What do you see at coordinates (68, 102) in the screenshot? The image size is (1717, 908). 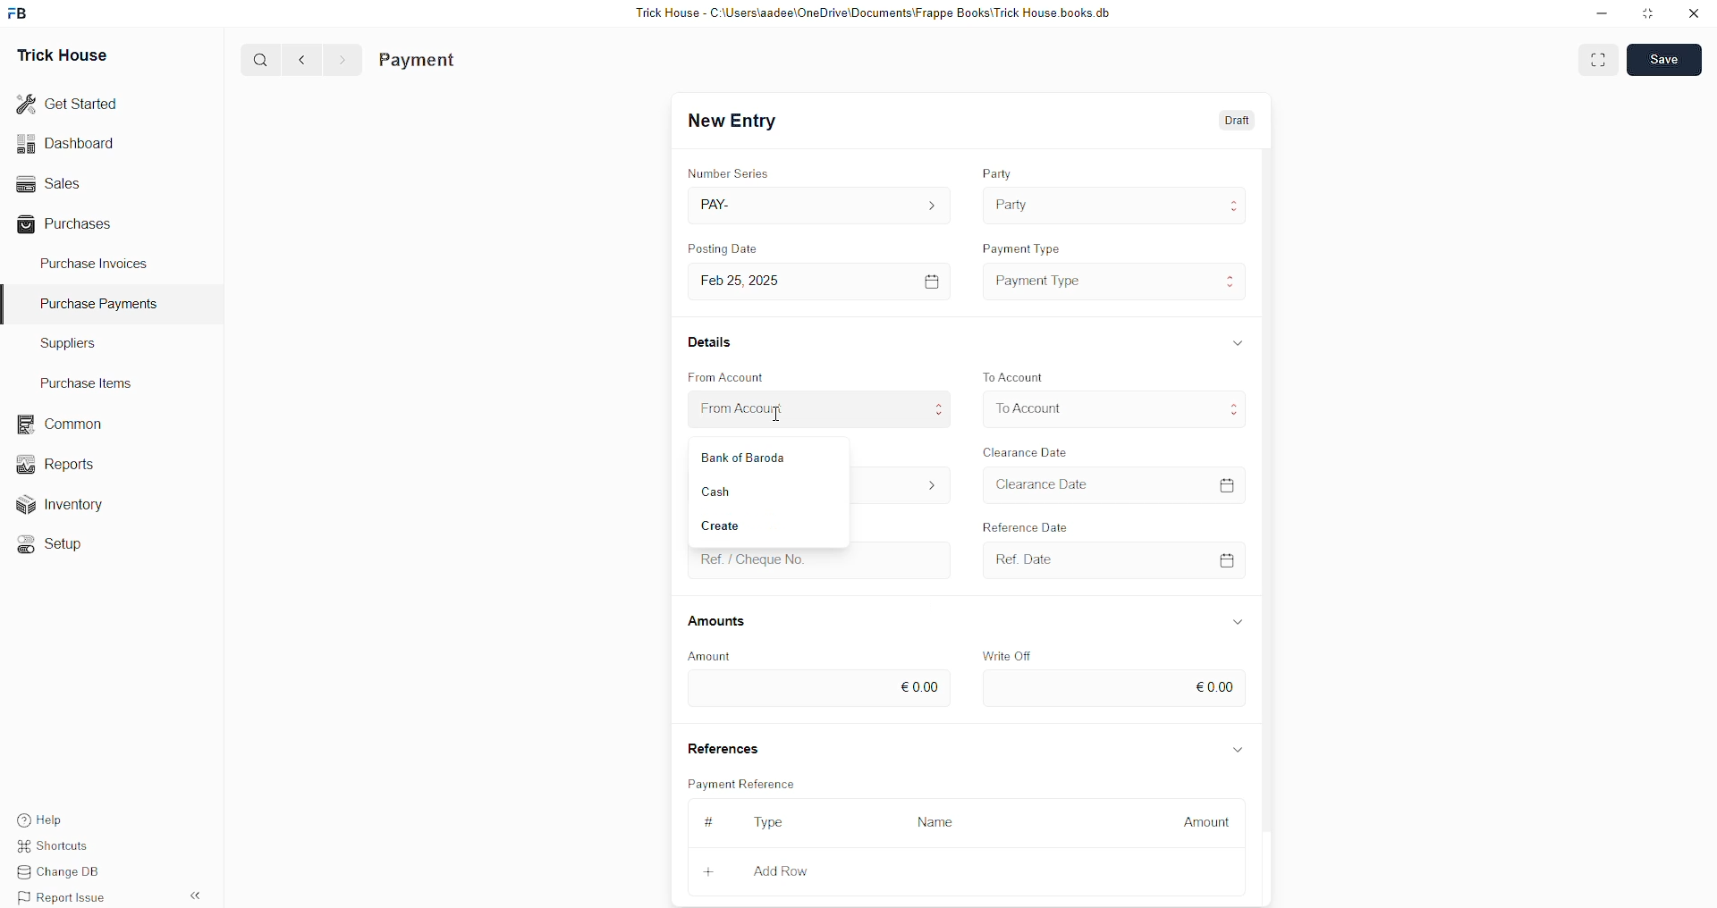 I see ` Get Started` at bounding box center [68, 102].